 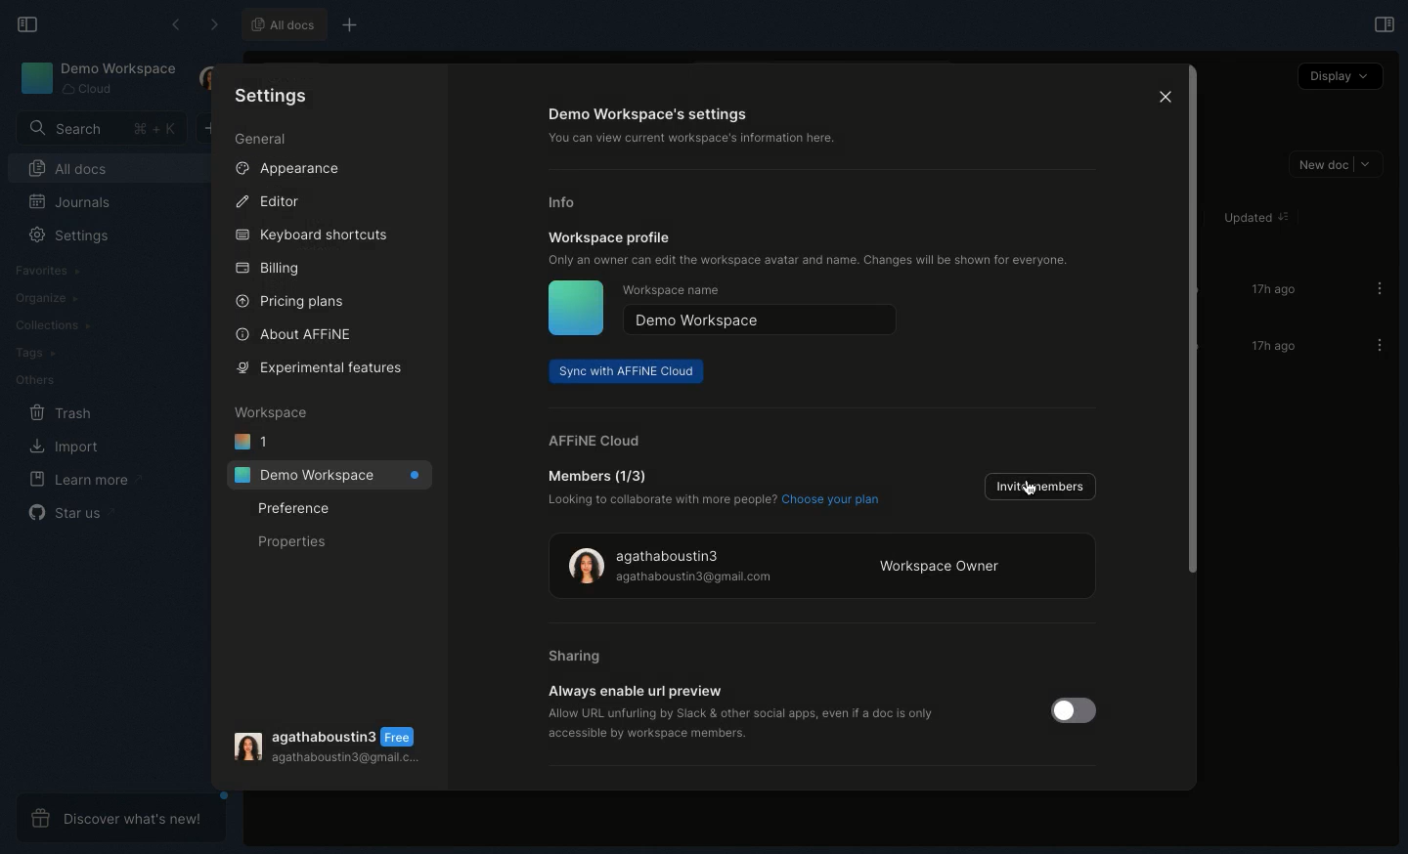 I want to click on Demo workspace, so click(x=759, y=320).